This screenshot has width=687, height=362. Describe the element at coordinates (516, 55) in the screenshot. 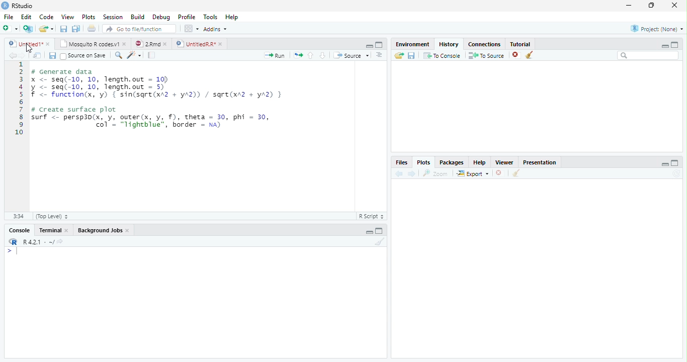

I see `Remove the selected history entries` at that location.